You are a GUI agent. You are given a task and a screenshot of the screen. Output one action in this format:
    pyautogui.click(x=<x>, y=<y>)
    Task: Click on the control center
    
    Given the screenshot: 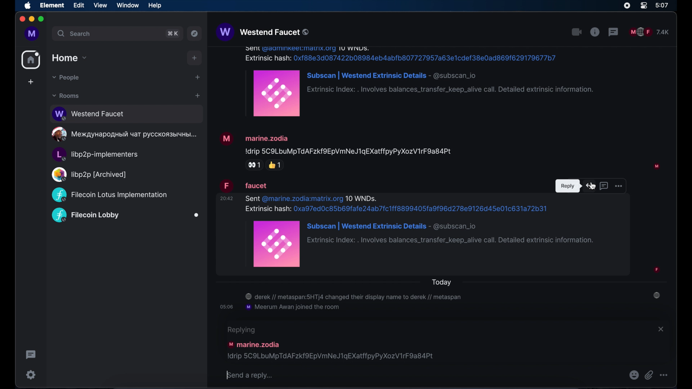 What is the action you would take?
    pyautogui.click(x=643, y=6)
    